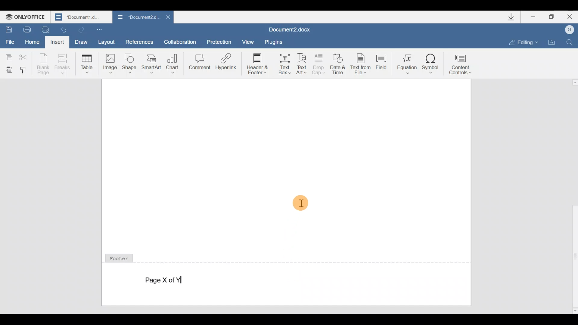  Describe the element at coordinates (572, 41) in the screenshot. I see `Find` at that location.